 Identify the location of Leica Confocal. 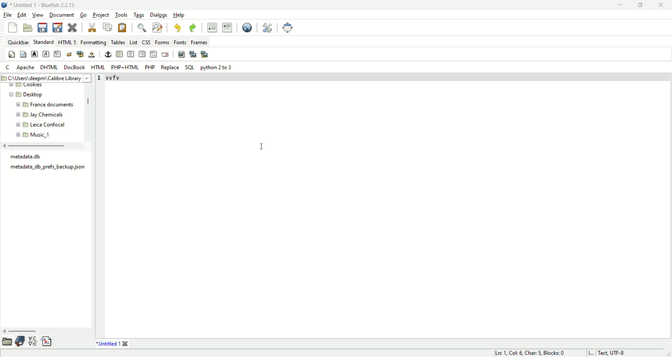
(49, 126).